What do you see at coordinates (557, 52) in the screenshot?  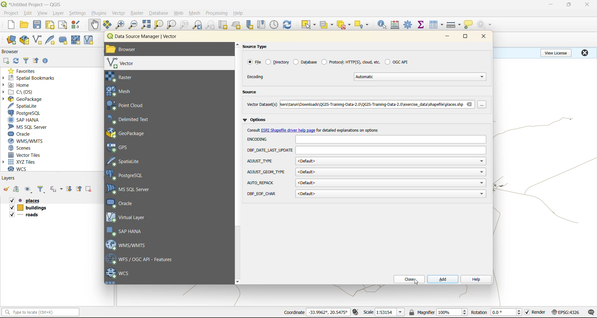 I see `view license` at bounding box center [557, 52].